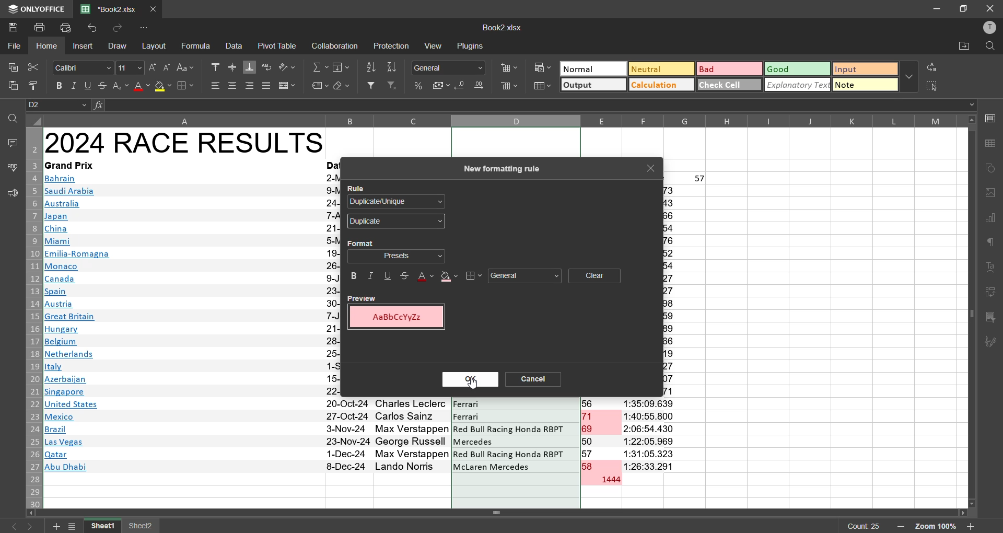 The image size is (1003, 533). I want to click on sort descending, so click(393, 67).